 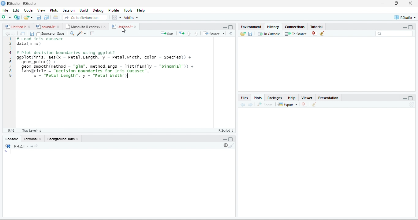 What do you see at coordinates (225, 140) in the screenshot?
I see `minimize` at bounding box center [225, 140].